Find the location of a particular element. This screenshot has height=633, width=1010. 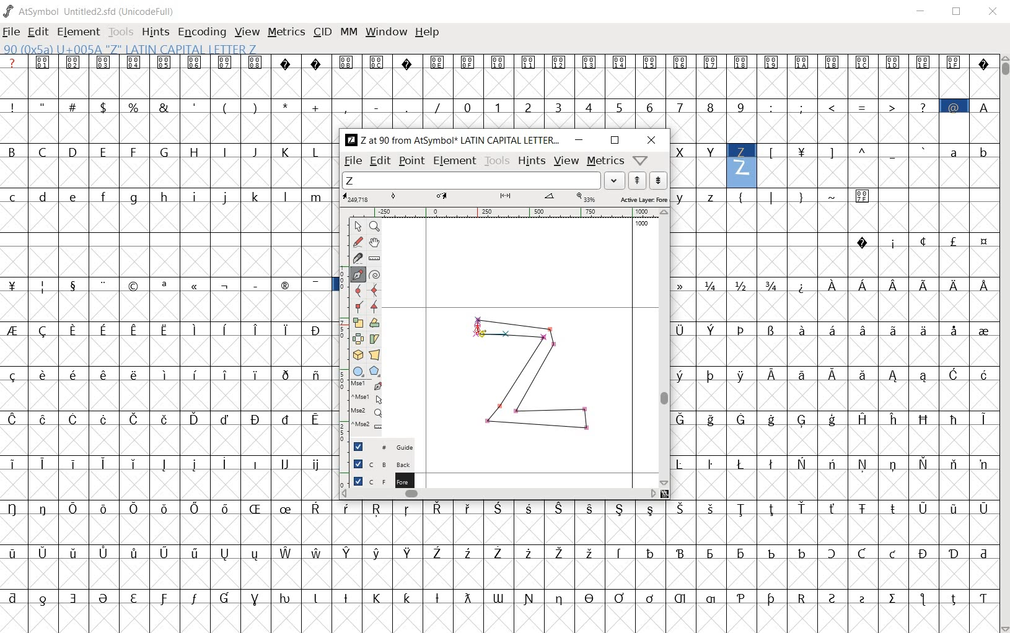

Add a corner point is located at coordinates (358, 306).